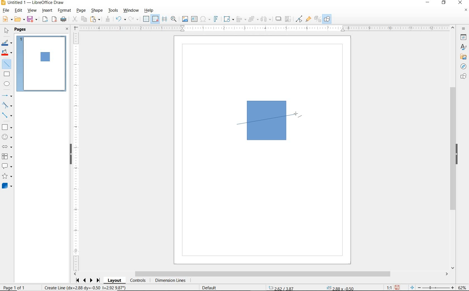 Image resolution: width=469 pixels, height=291 pixels. What do you see at coordinates (211, 288) in the screenshot?
I see `DEFAULT` at bounding box center [211, 288].